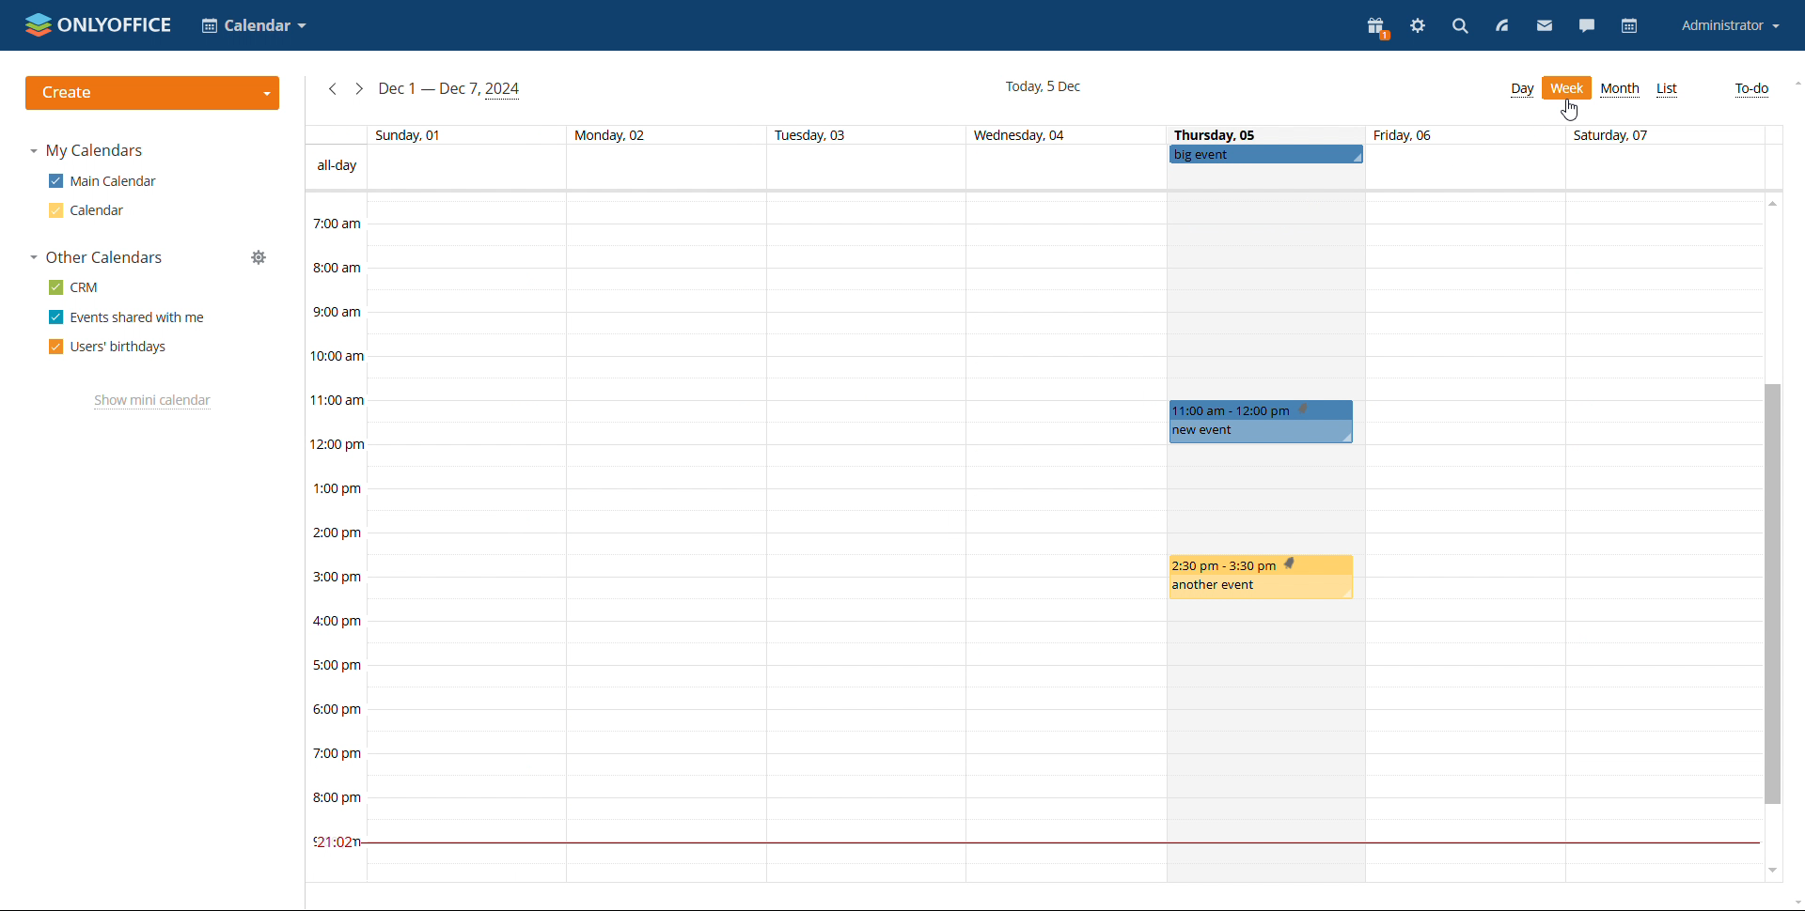 This screenshot has width=1805, height=911. I want to click on list view, so click(1668, 89).